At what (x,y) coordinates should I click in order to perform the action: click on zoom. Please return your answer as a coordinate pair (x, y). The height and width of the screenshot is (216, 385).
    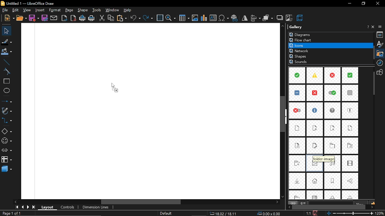
    Looking at the image, I should click on (171, 18).